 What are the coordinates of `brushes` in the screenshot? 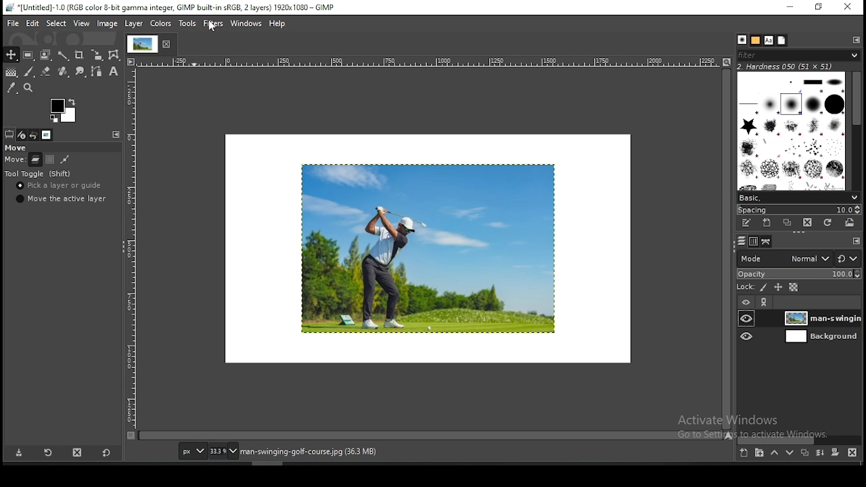 It's located at (742, 39).